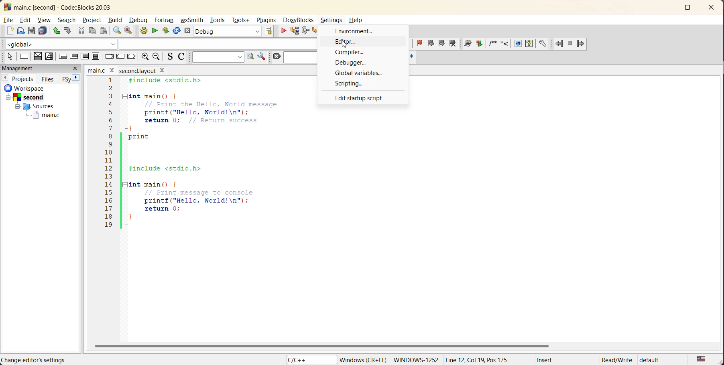 This screenshot has height=365, width=724. Describe the element at coordinates (571, 44) in the screenshot. I see `last jump` at that location.